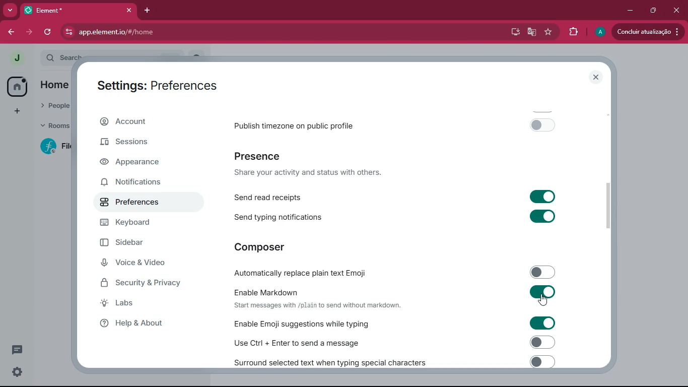 This screenshot has height=387, width=688. Describe the element at coordinates (142, 324) in the screenshot. I see `help` at that location.